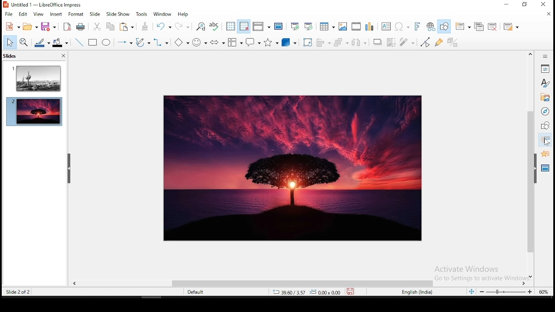 Image resolution: width=555 pixels, height=312 pixels. What do you see at coordinates (371, 26) in the screenshot?
I see `charts` at bounding box center [371, 26].